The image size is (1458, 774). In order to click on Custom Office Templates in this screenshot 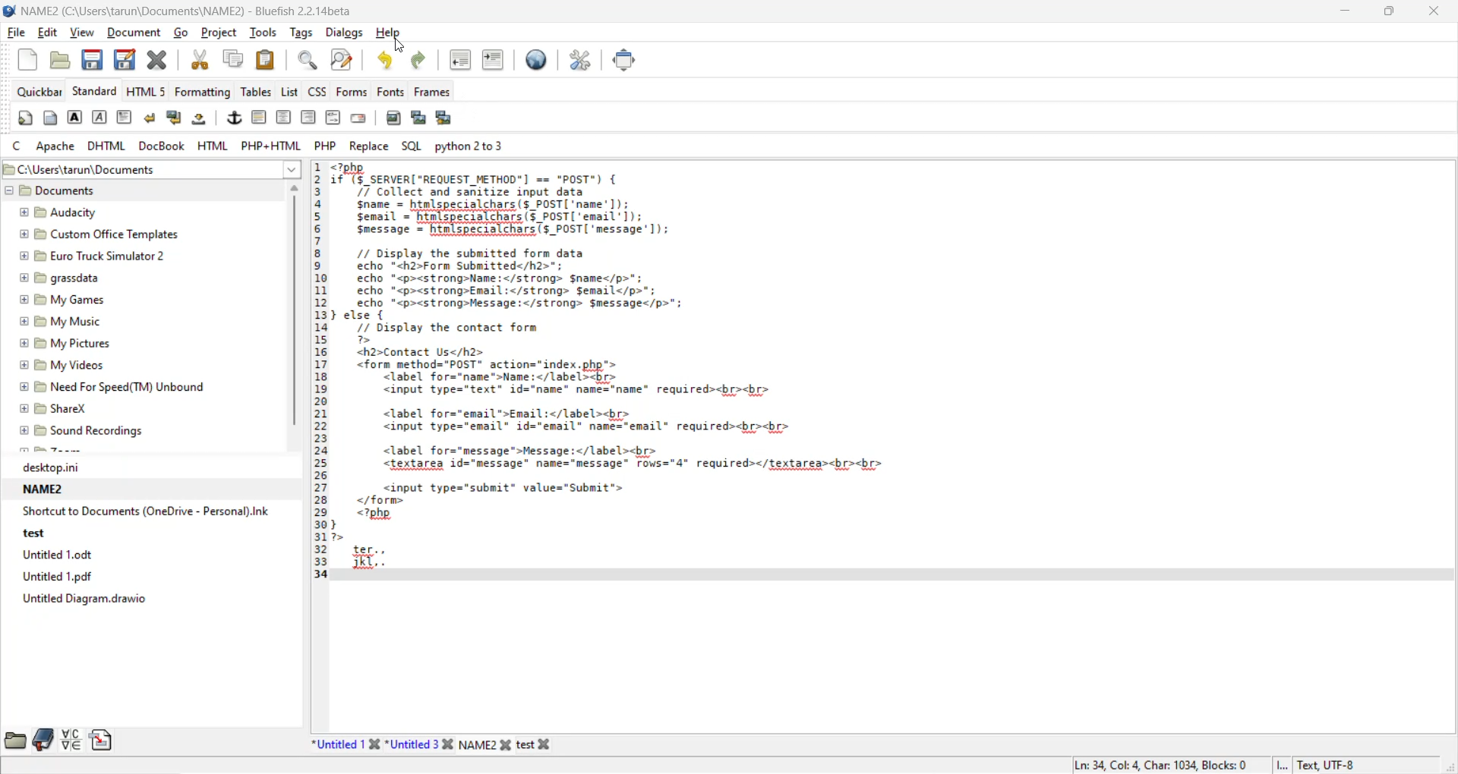, I will do `click(92, 236)`.